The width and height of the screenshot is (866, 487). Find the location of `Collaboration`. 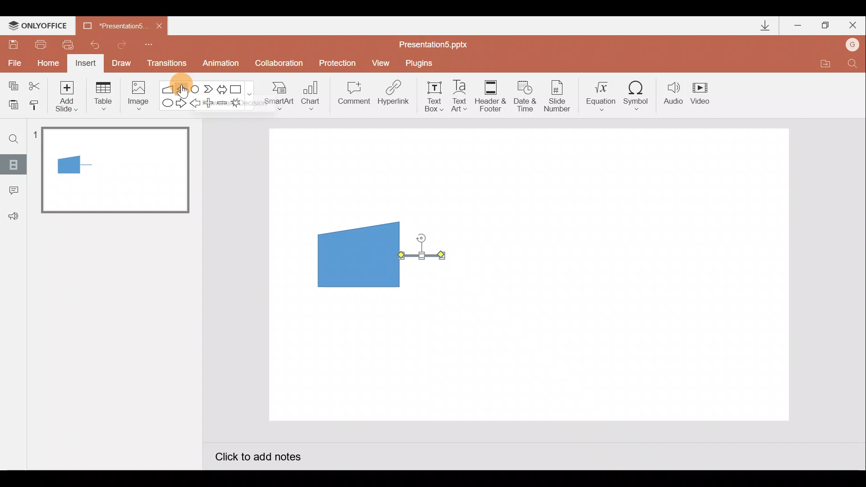

Collaboration is located at coordinates (281, 64).